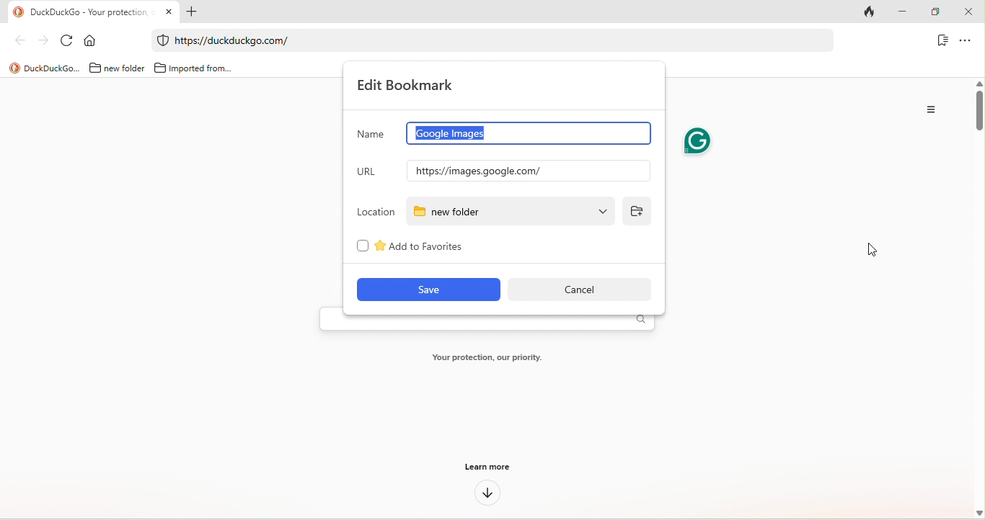  I want to click on your protection, our priority, so click(486, 359).